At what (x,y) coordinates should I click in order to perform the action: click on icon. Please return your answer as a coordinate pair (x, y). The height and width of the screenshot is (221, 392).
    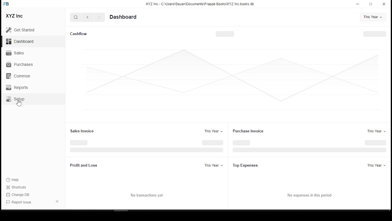
    Looking at the image, I should click on (8, 5).